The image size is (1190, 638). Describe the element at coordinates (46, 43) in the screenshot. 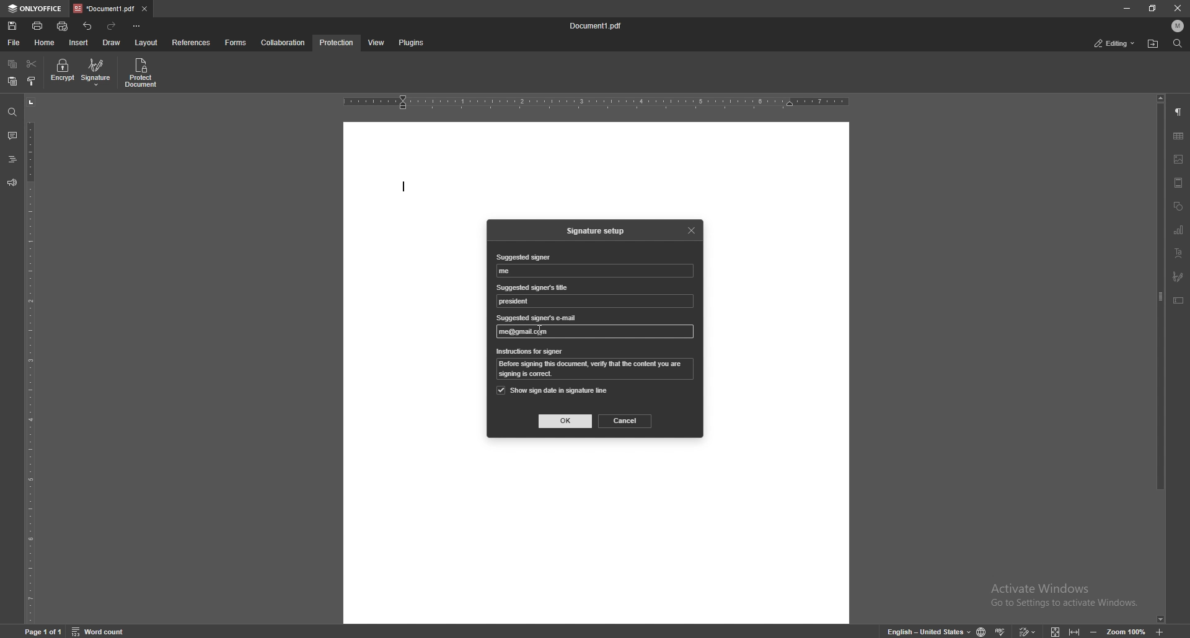

I see `home` at that location.